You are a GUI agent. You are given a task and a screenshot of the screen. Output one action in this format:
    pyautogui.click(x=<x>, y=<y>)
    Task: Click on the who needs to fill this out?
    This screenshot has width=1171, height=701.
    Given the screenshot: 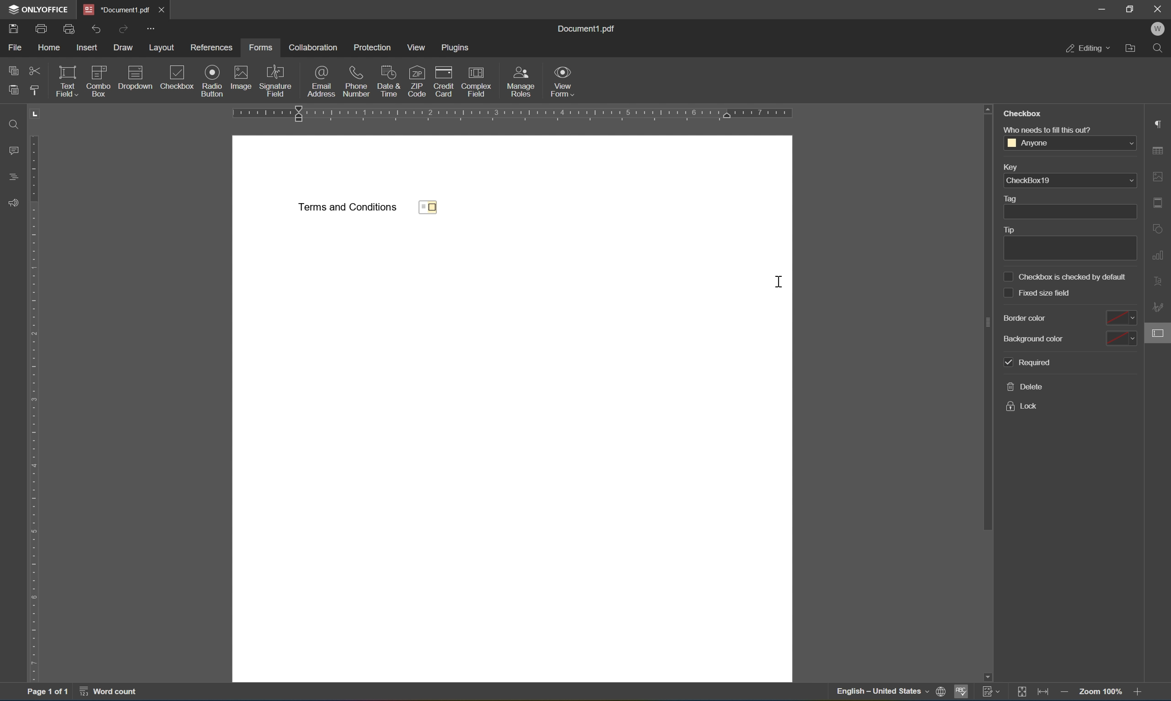 What is the action you would take?
    pyautogui.click(x=1049, y=129)
    